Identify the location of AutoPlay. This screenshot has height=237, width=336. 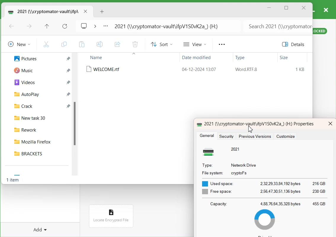
(23, 94).